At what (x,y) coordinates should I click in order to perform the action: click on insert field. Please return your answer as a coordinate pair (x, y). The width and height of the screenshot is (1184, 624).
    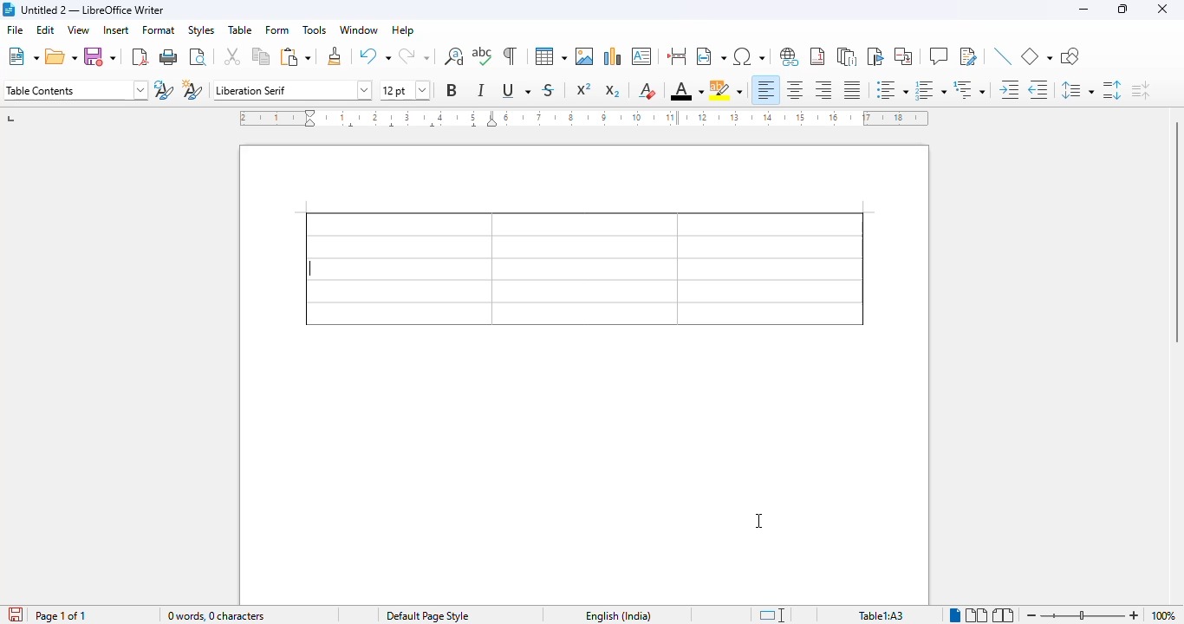
    Looking at the image, I should click on (711, 55).